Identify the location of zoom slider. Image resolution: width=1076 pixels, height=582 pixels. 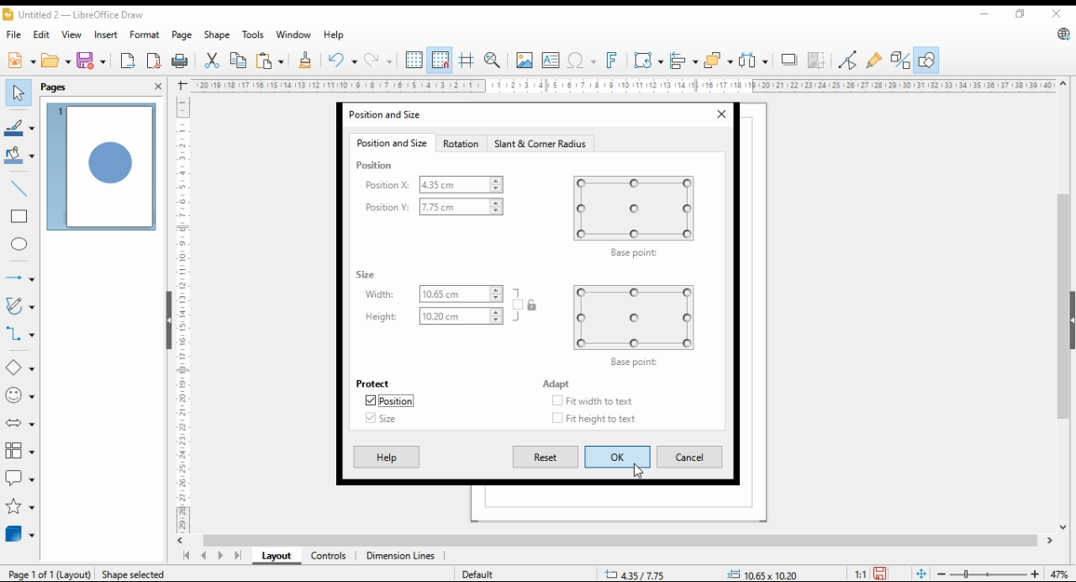
(989, 573).